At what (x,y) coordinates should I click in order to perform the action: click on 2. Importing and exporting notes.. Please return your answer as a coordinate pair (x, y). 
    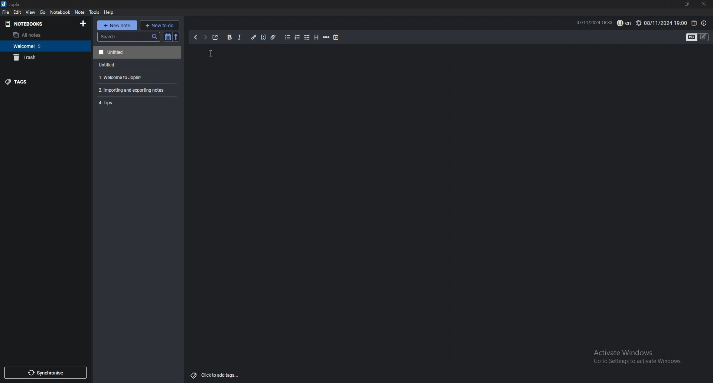
    Looking at the image, I should click on (136, 89).